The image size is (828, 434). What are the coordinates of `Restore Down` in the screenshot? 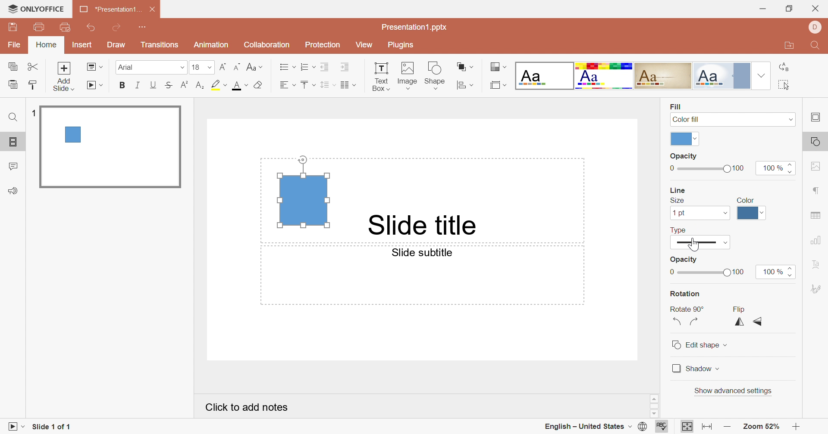 It's located at (790, 8).